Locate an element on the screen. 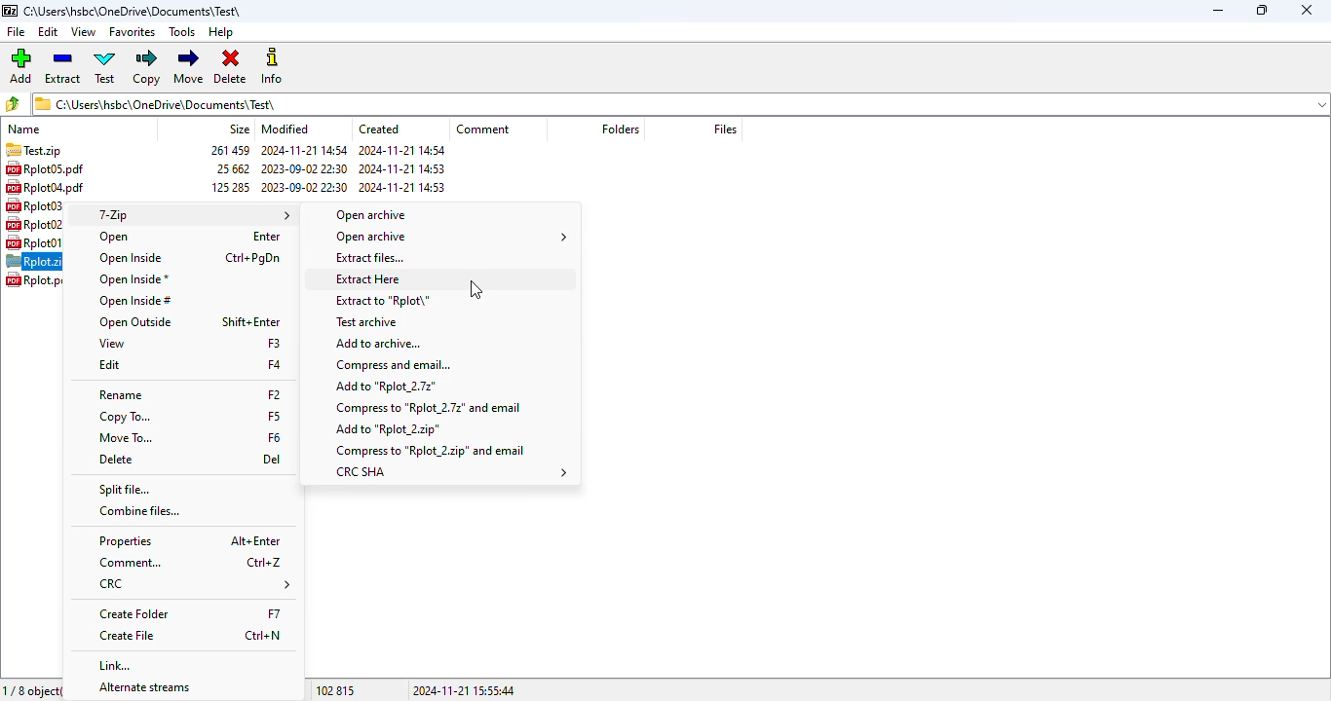 This screenshot has width=1331, height=701. open archive is located at coordinates (376, 214).